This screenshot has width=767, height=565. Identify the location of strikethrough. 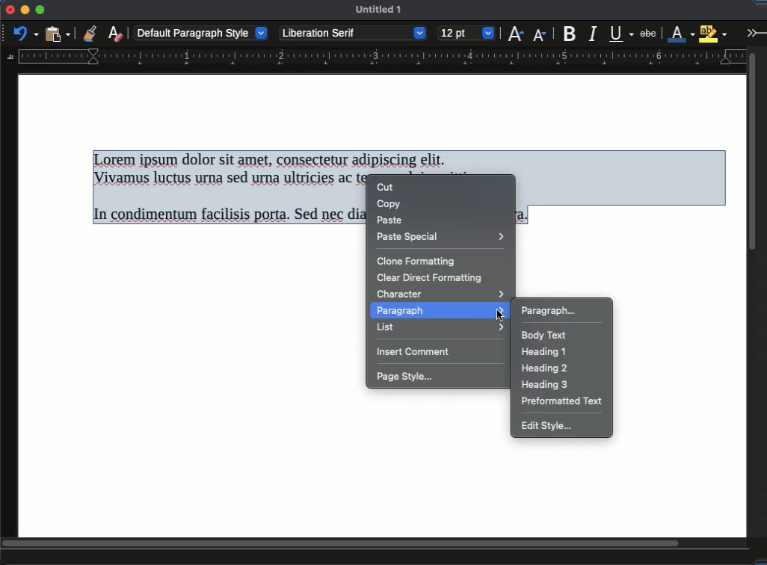
(648, 34).